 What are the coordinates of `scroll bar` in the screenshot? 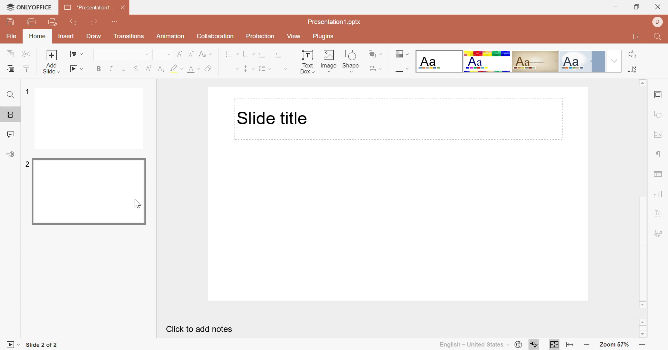 It's located at (643, 194).